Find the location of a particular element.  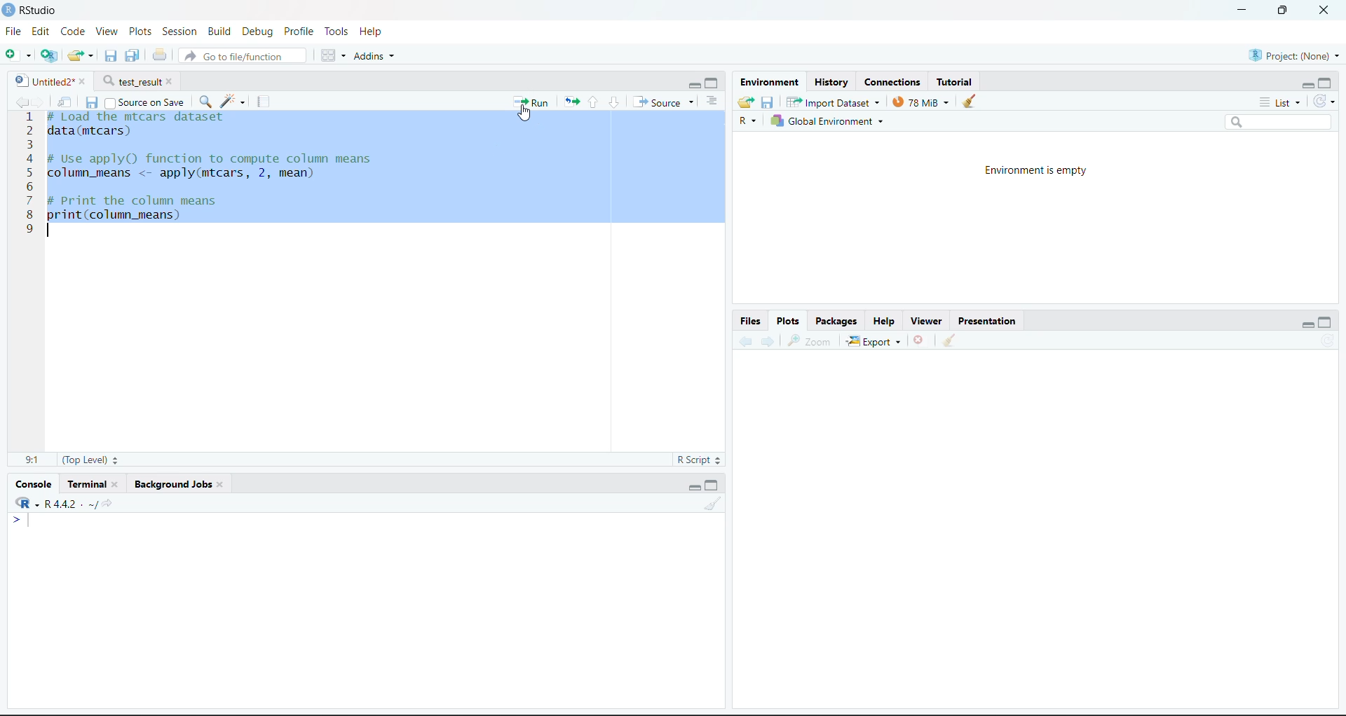

Minimize is located at coordinates (1299, 83).